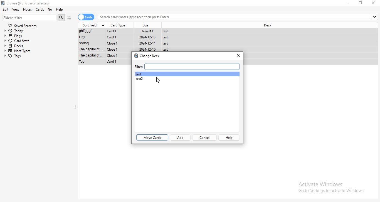  What do you see at coordinates (374, 3) in the screenshot?
I see `close` at bounding box center [374, 3].